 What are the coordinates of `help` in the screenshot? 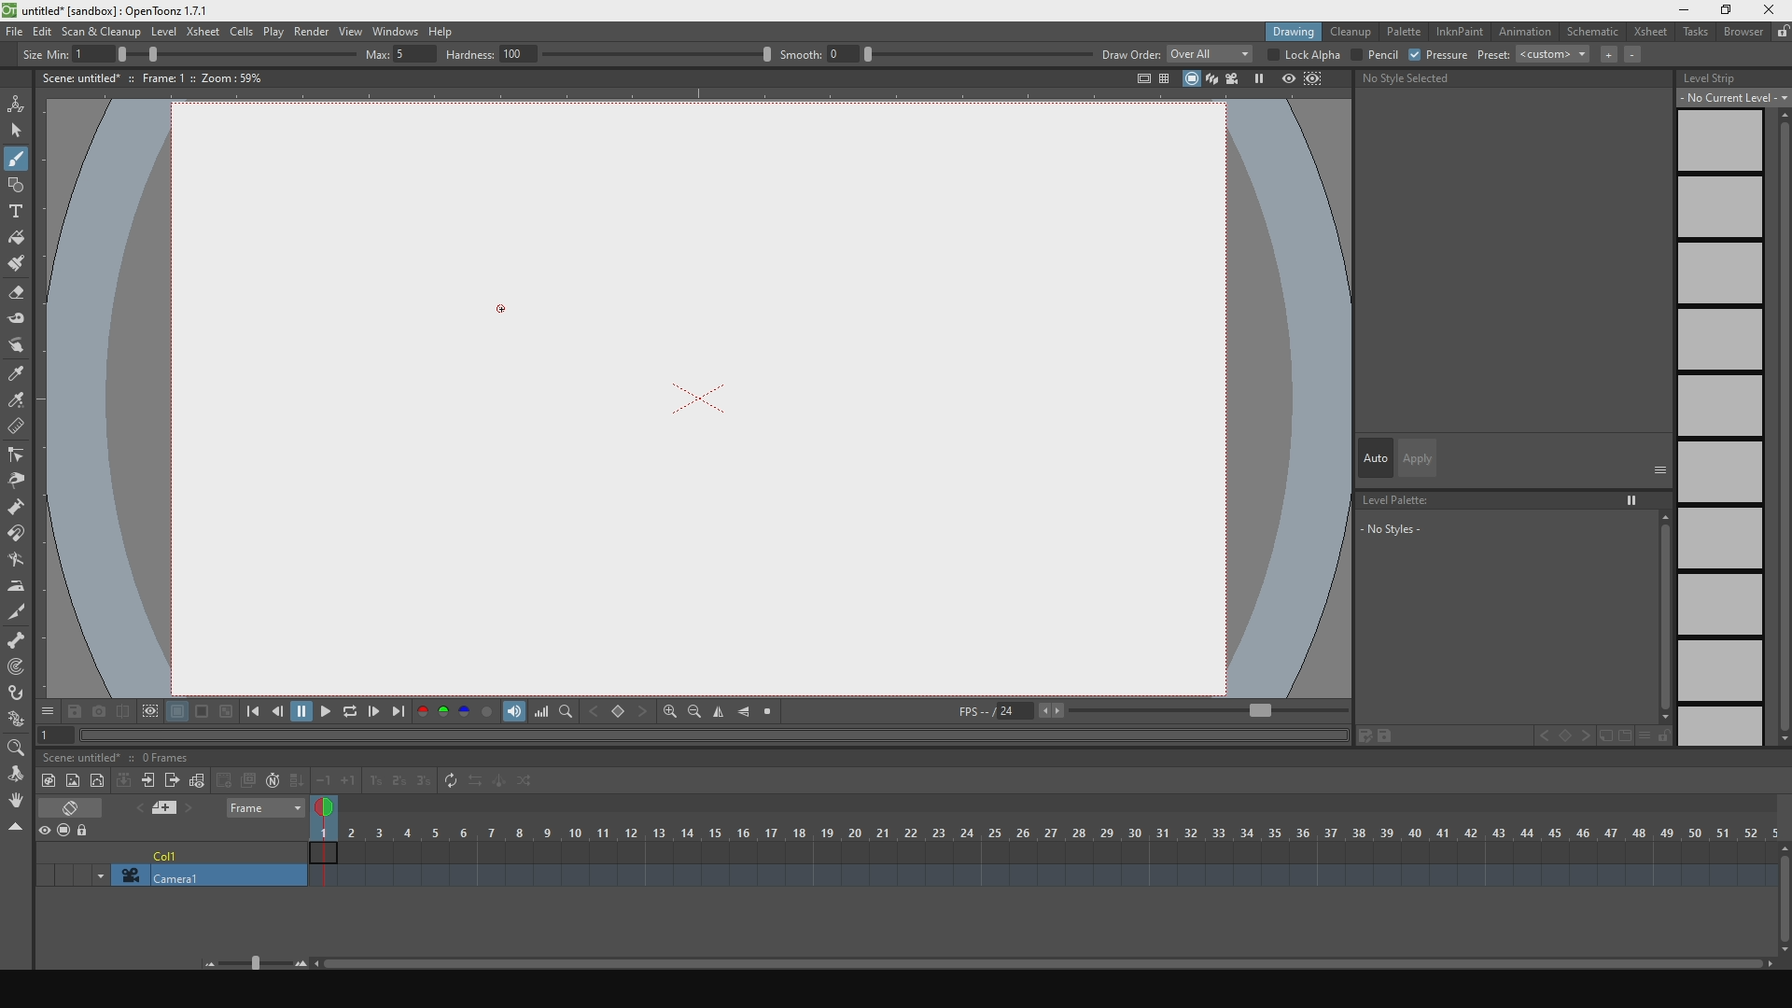 It's located at (448, 28).